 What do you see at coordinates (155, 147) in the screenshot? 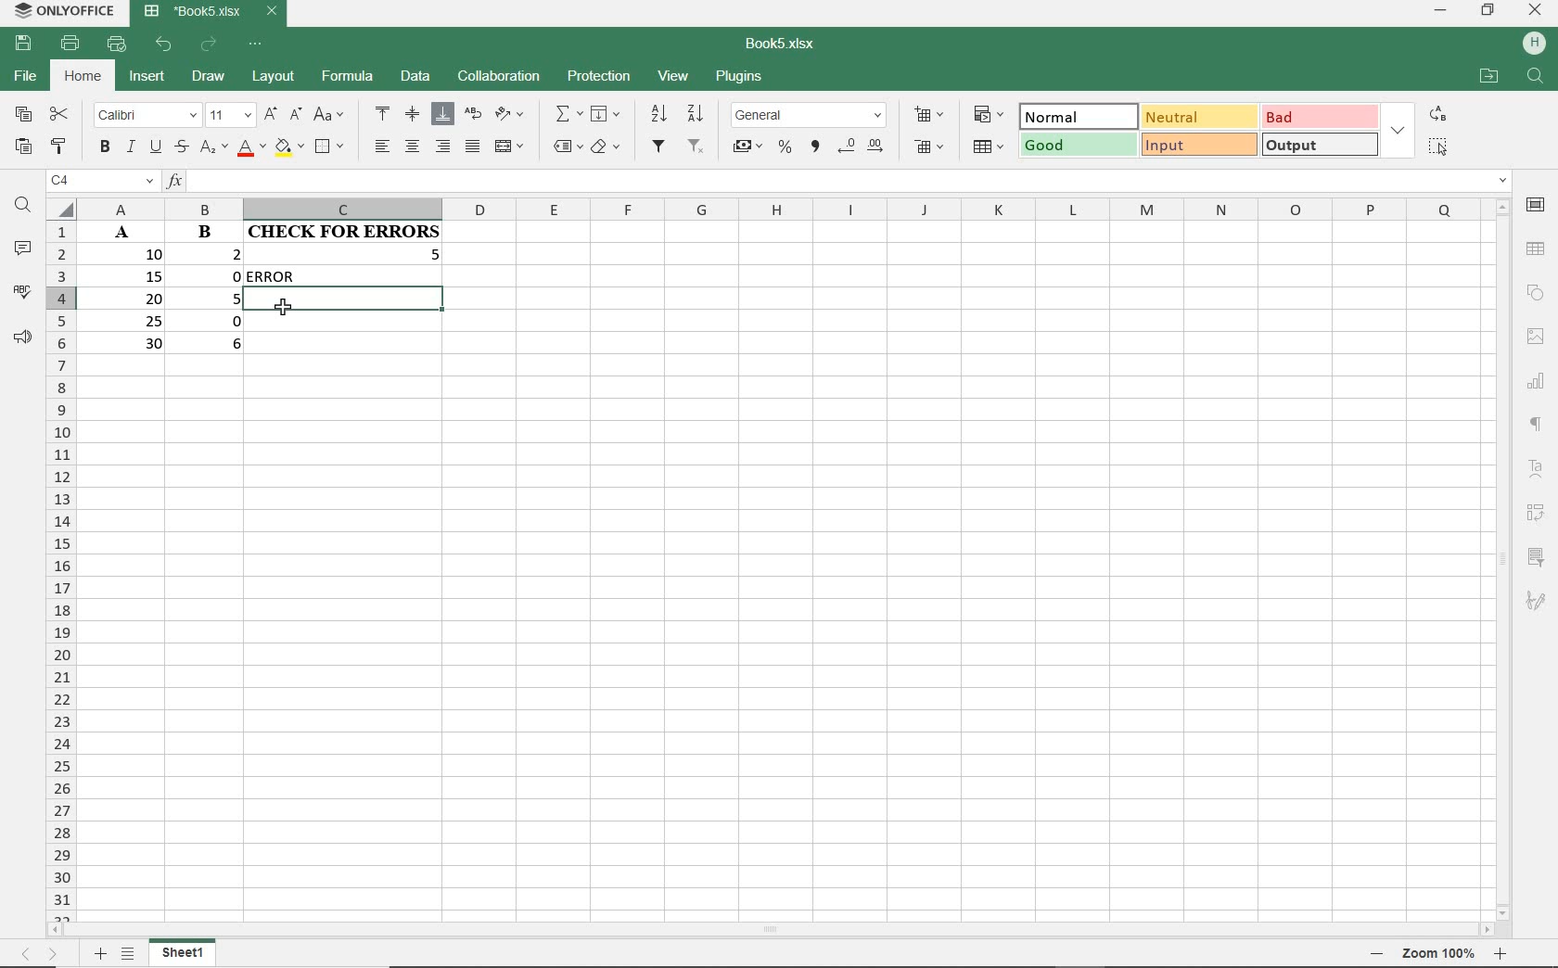
I see `UNDERLINE` at bounding box center [155, 147].